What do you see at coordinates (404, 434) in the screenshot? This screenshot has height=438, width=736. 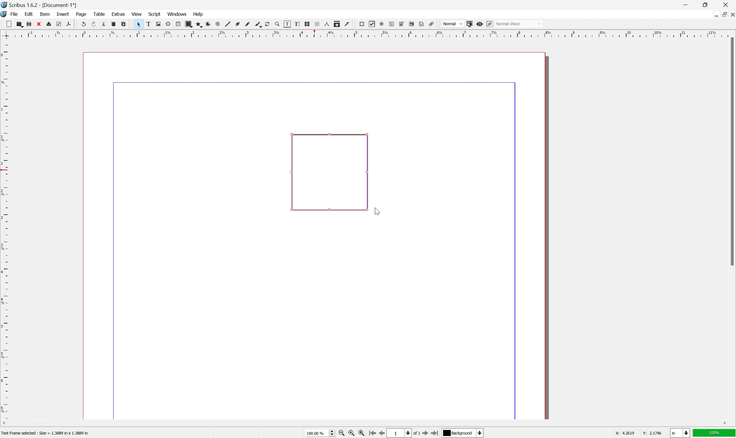 I see `select current page` at bounding box center [404, 434].